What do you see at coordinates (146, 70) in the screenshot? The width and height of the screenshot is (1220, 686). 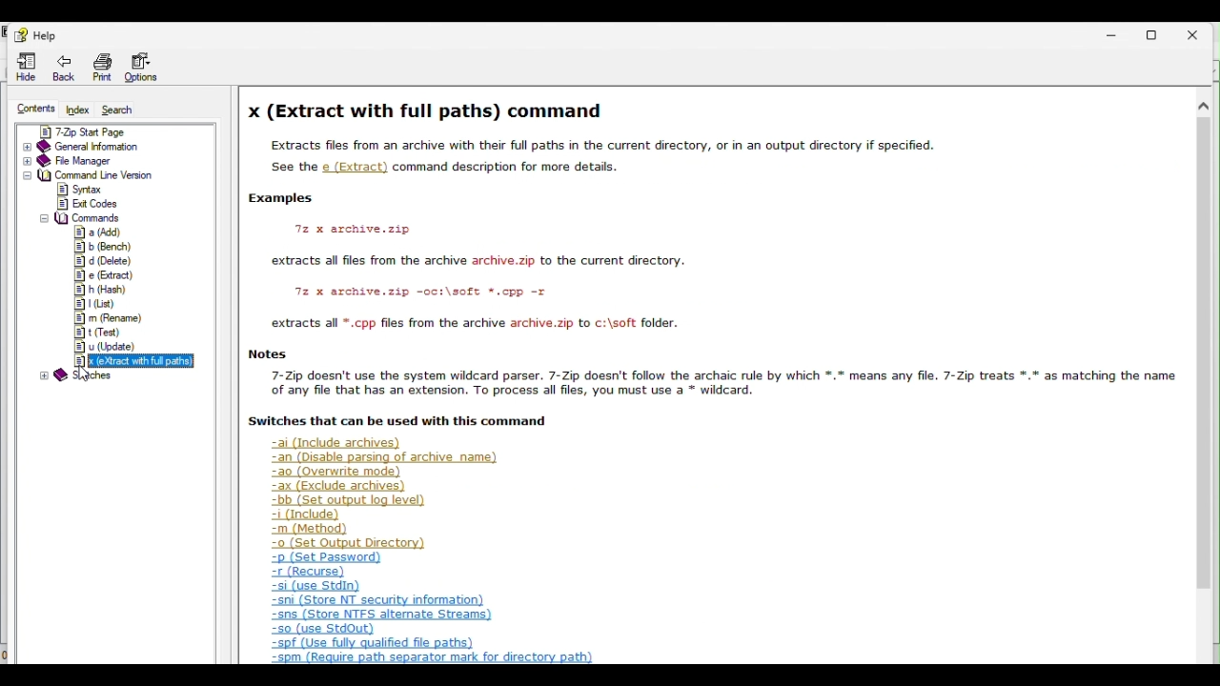 I see `Options` at bounding box center [146, 70].